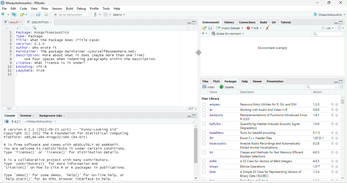  I want to click on 0.2.8, so click(317, 144).